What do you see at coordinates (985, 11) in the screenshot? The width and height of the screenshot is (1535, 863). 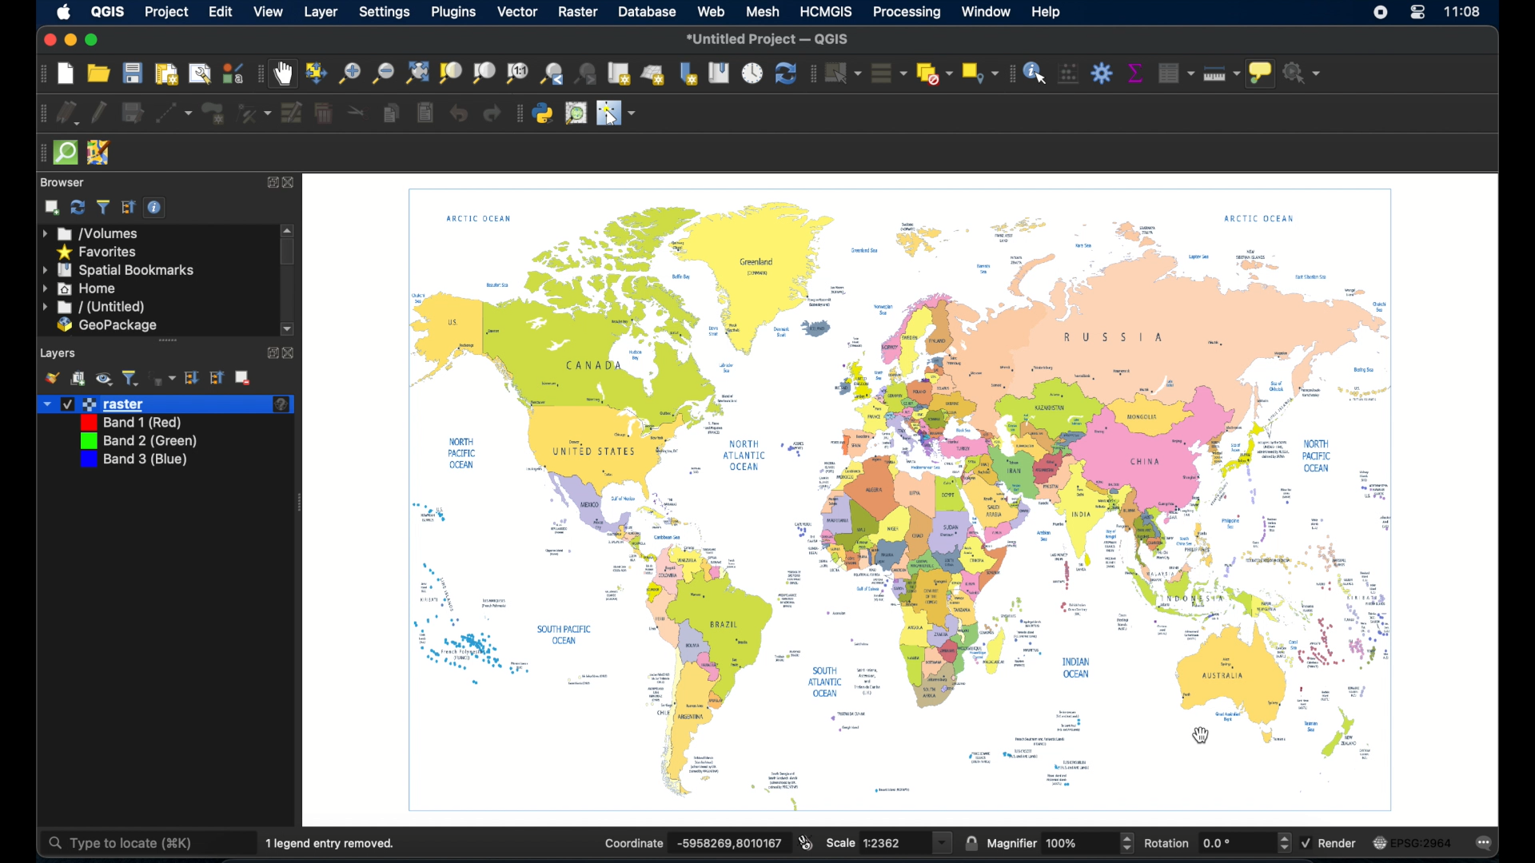 I see `window` at bounding box center [985, 11].